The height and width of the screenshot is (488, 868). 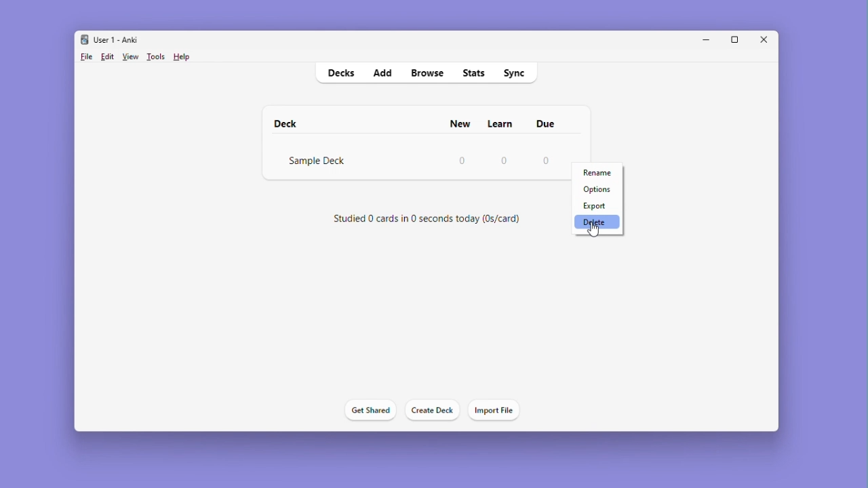 I want to click on due, so click(x=547, y=123).